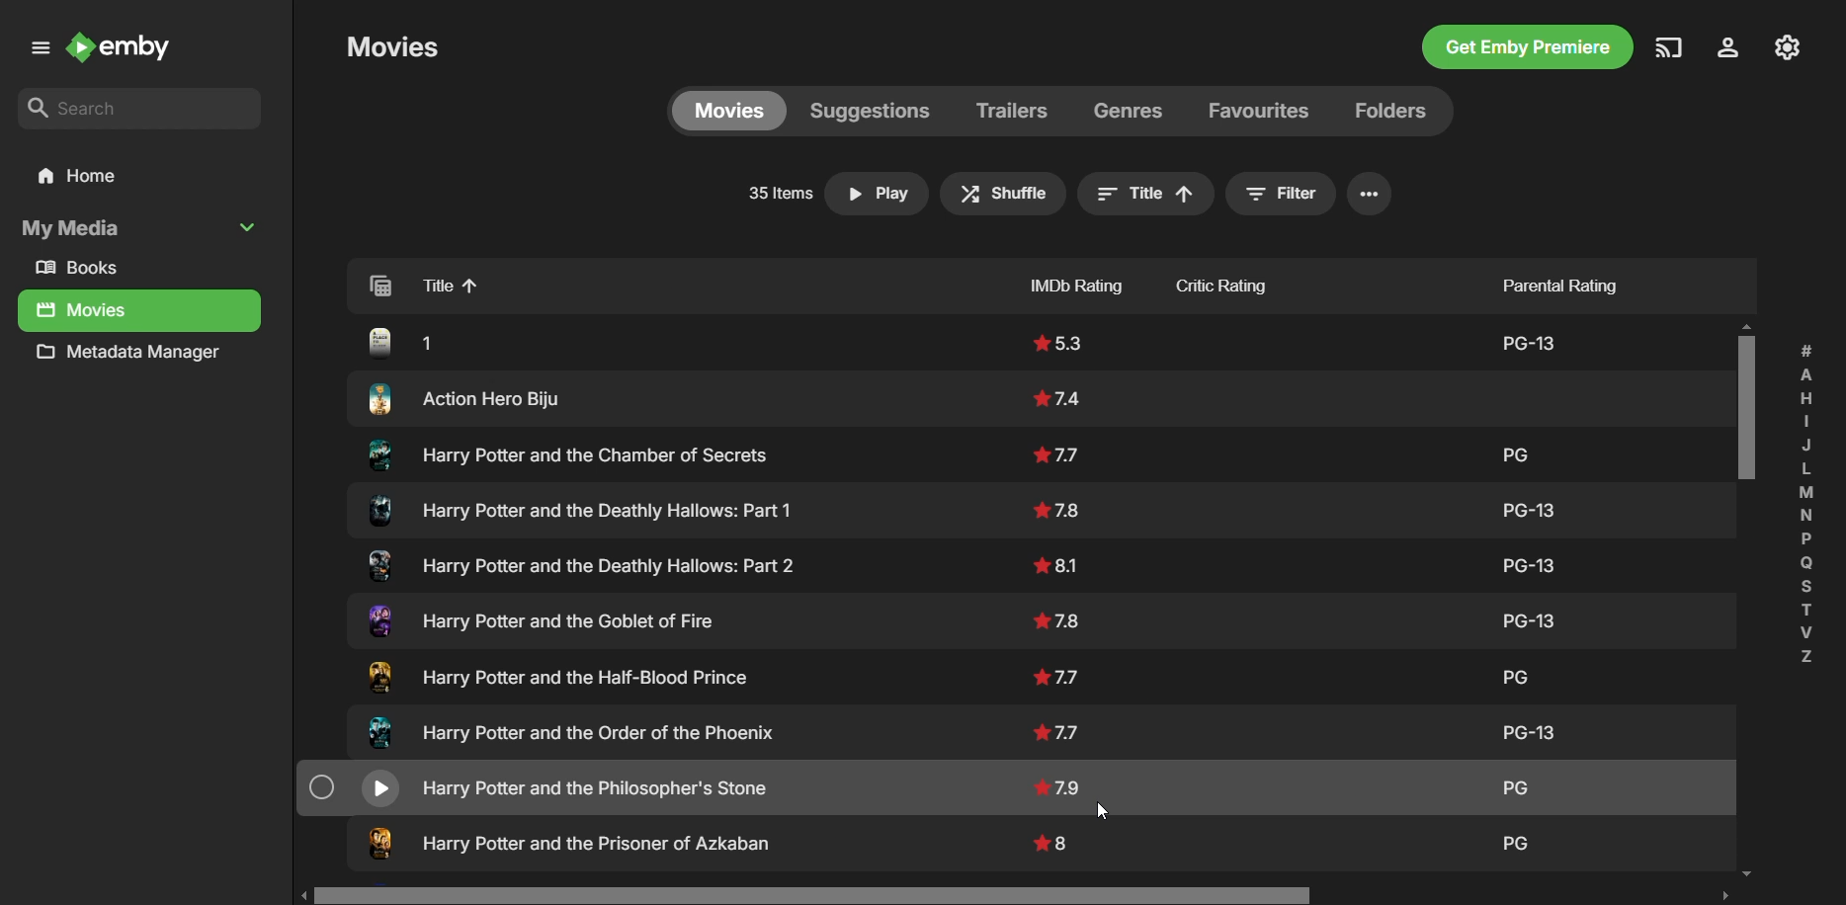 The height and width of the screenshot is (905, 1846). Describe the element at coordinates (1060, 451) in the screenshot. I see `` at that location.